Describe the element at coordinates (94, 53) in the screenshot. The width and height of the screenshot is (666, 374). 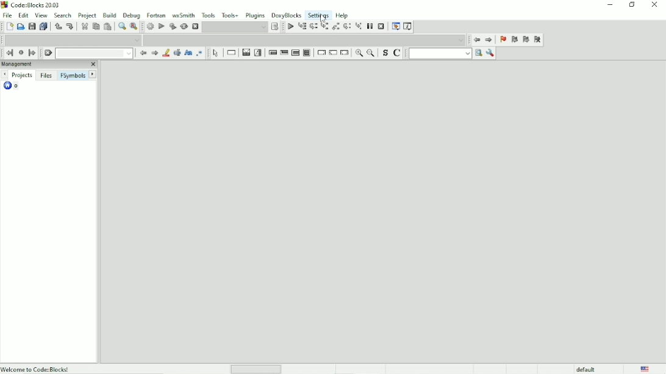
I see `Drop down` at that location.